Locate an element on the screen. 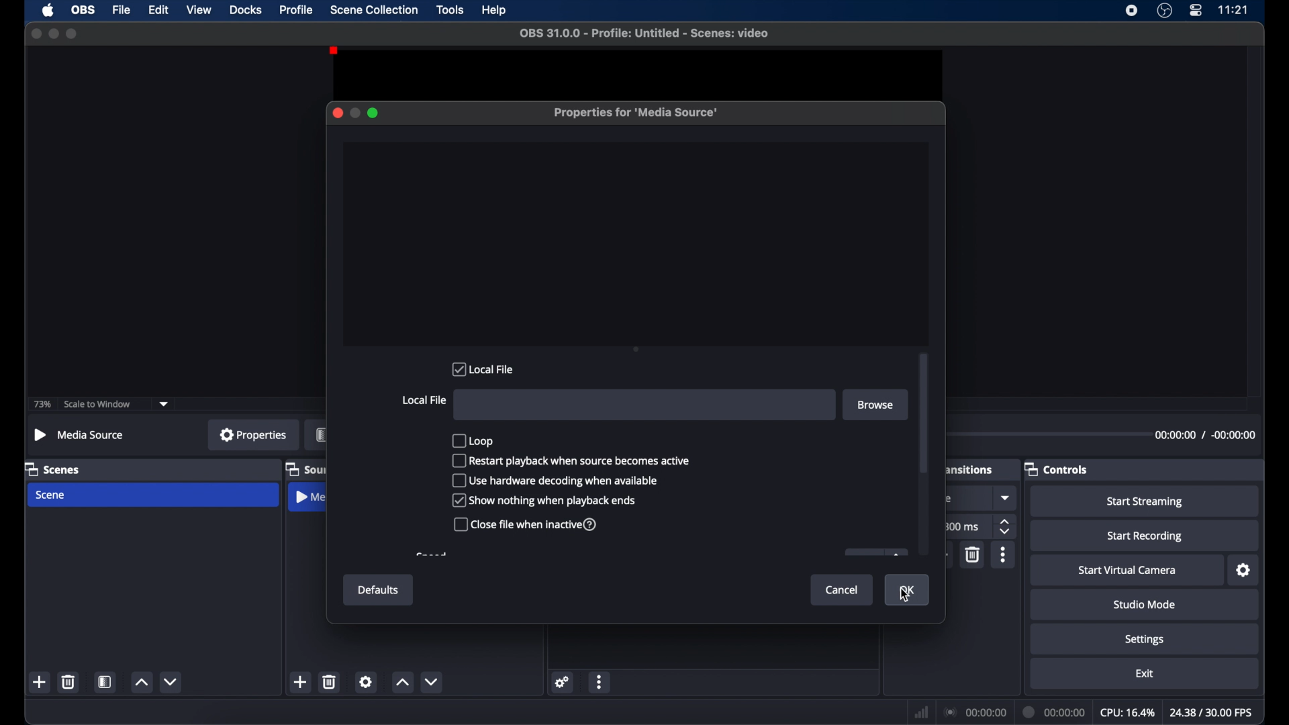  cursor is located at coordinates (904, 595).